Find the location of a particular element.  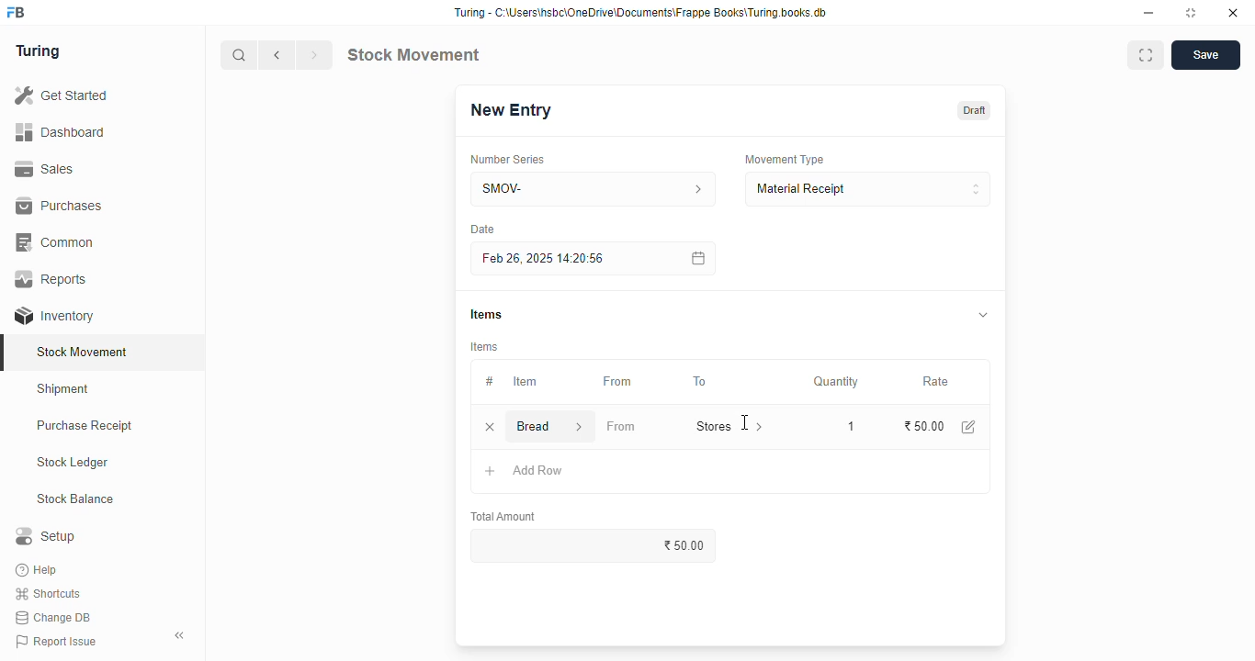

from is located at coordinates (621, 426).